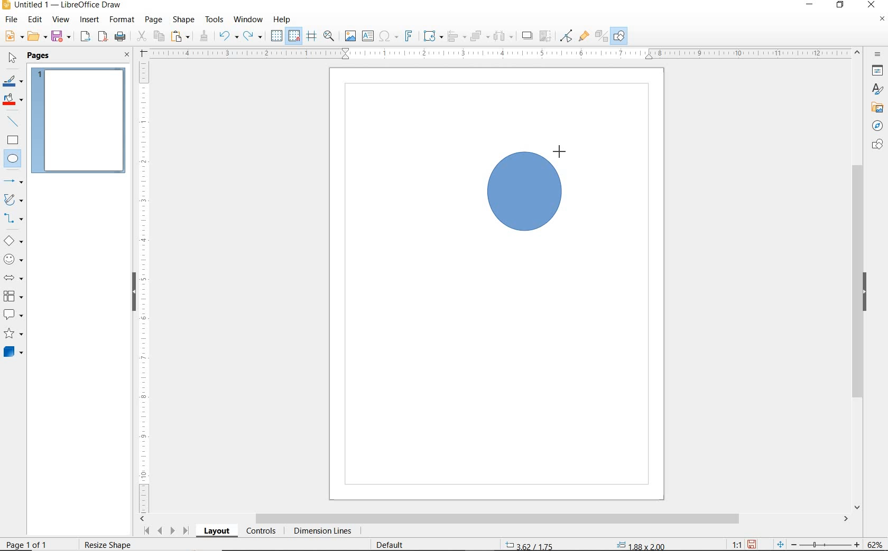  What do you see at coordinates (142, 36) in the screenshot?
I see `CUT` at bounding box center [142, 36].